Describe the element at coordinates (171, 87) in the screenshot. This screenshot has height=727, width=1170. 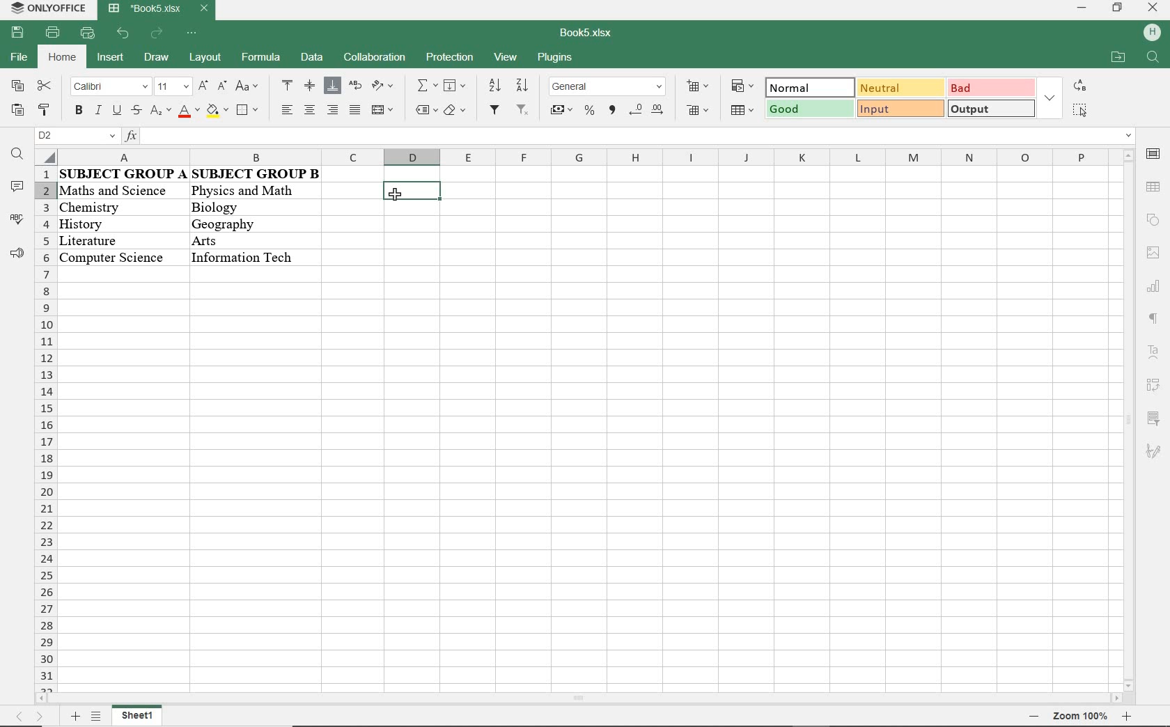
I see `font size` at that location.